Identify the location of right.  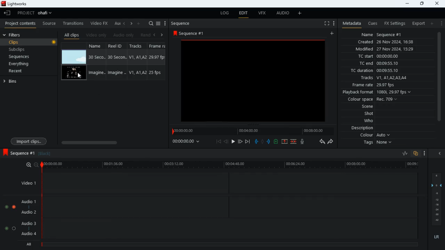
(131, 24).